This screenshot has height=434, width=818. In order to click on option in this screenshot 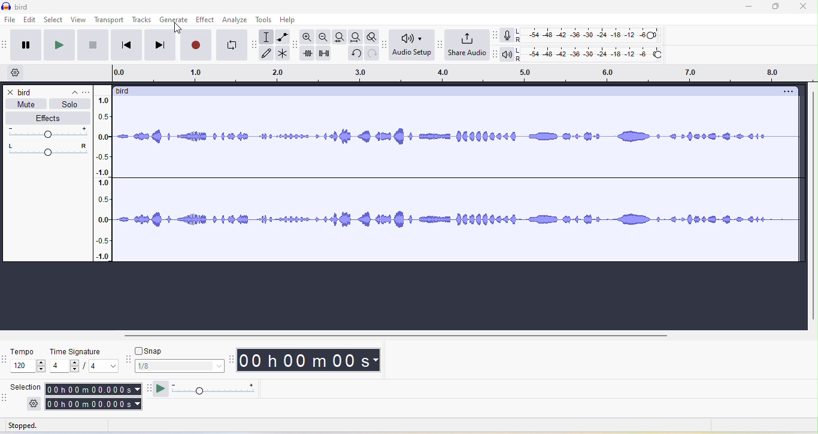, I will do `click(786, 92)`.